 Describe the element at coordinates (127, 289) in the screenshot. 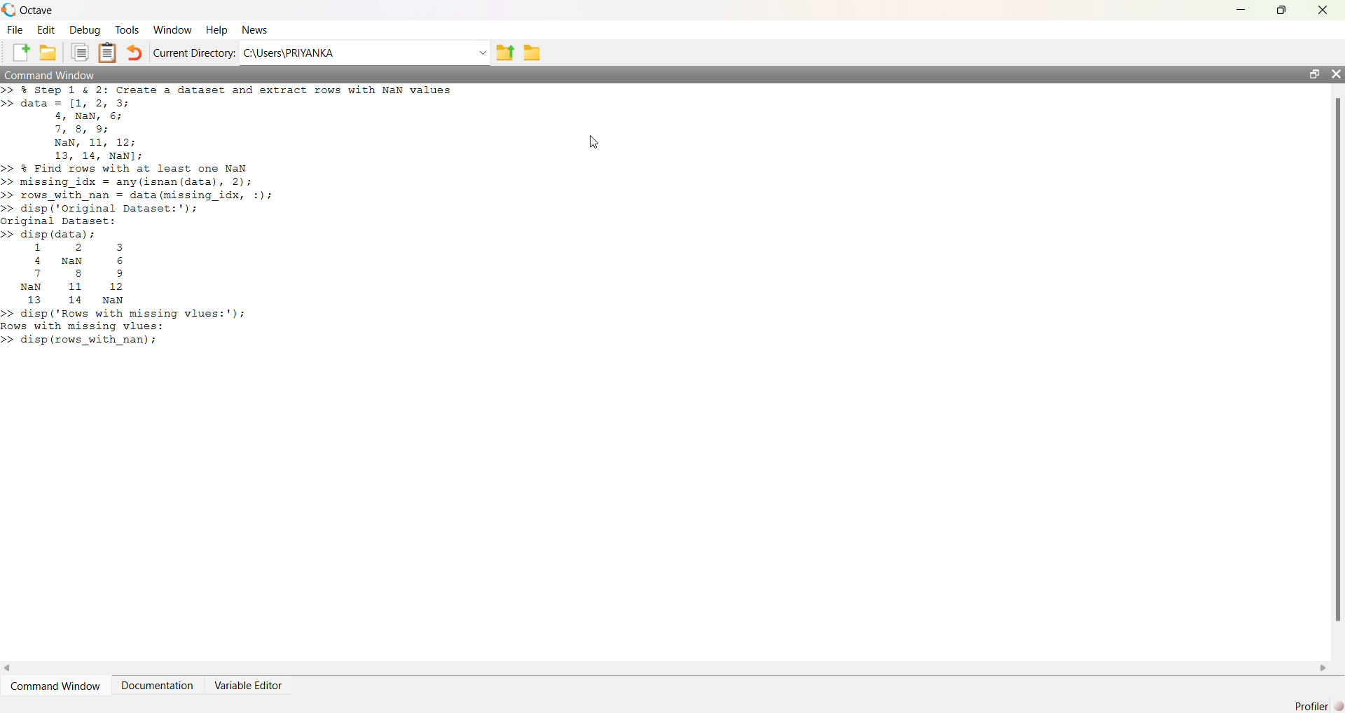

I see `>> disp (data);
1 2 3
4 Nan 6
7 8 9
Nan 11 12
13 14 NaN
>> disp ('Rows with missing vlues:');
Rows with missing vlues:
>> disp (rows_with nan);` at that location.